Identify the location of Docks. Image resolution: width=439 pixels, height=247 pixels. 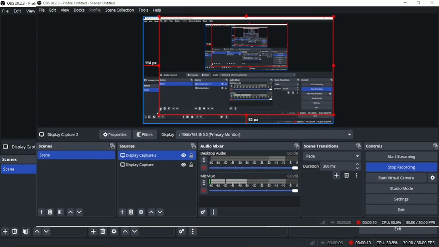
(80, 10).